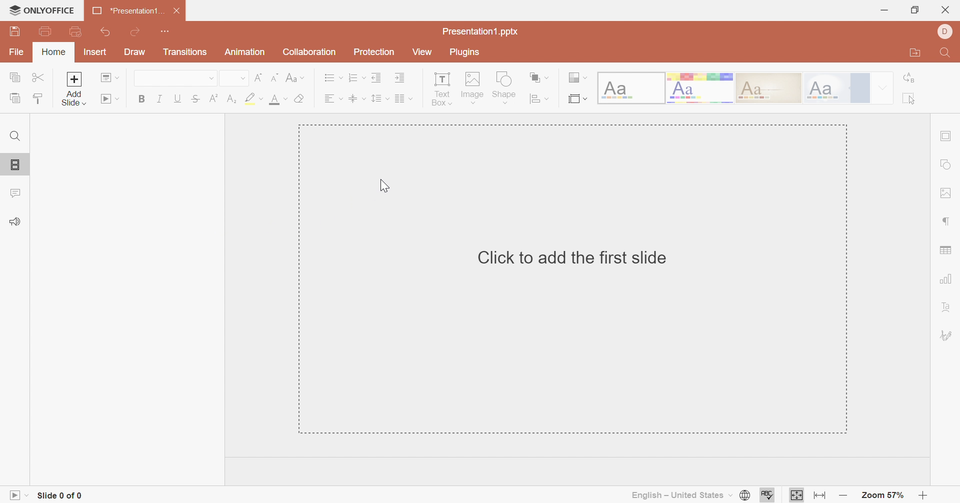 This screenshot has height=503, width=960. What do you see at coordinates (944, 163) in the screenshot?
I see `Shape settings` at bounding box center [944, 163].